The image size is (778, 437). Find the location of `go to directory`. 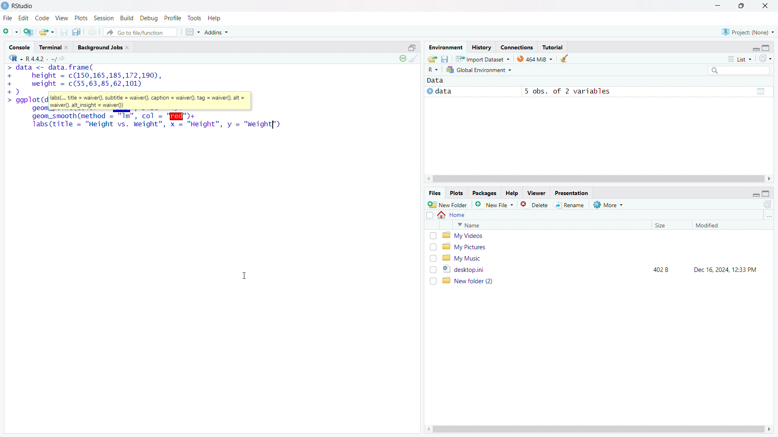

go to directory is located at coordinates (768, 216).